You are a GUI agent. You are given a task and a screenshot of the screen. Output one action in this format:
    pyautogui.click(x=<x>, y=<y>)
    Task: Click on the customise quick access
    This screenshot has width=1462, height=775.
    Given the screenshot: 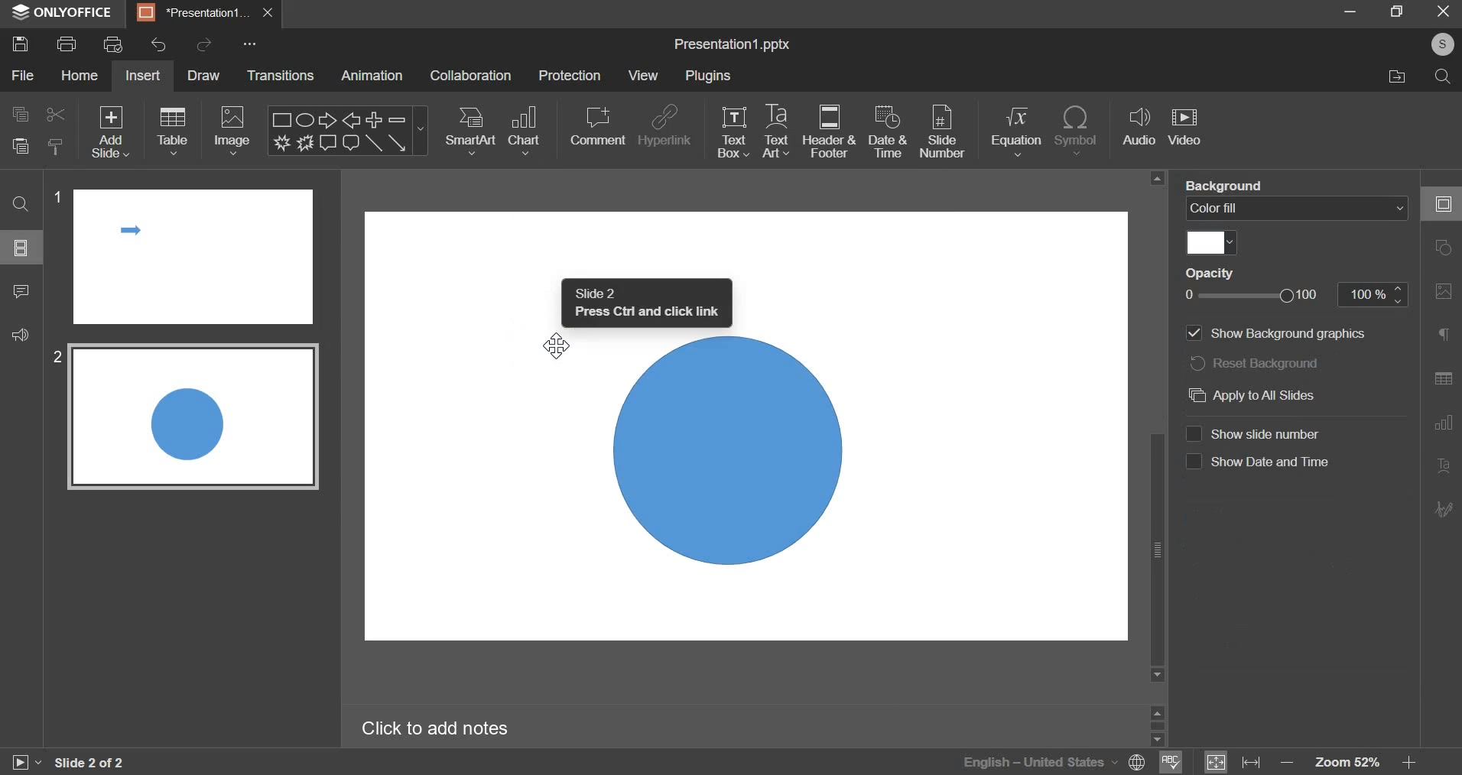 What is the action you would take?
    pyautogui.click(x=251, y=43)
    